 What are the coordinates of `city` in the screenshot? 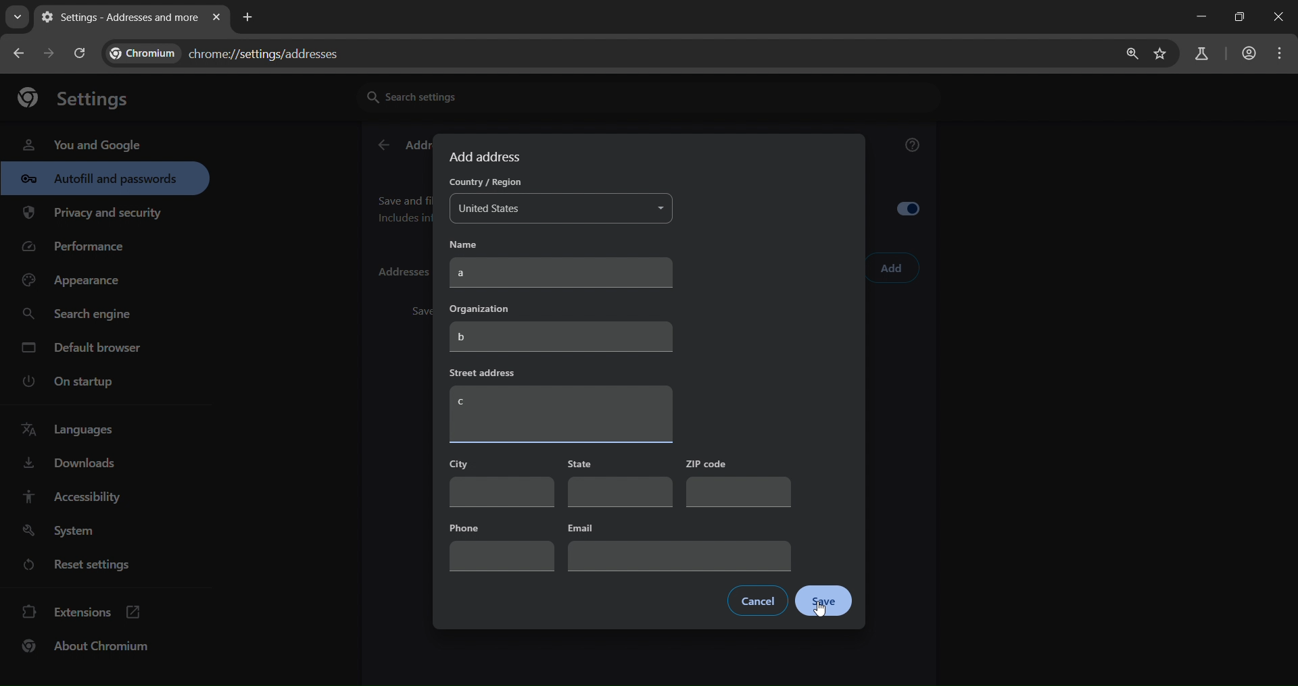 It's located at (500, 481).